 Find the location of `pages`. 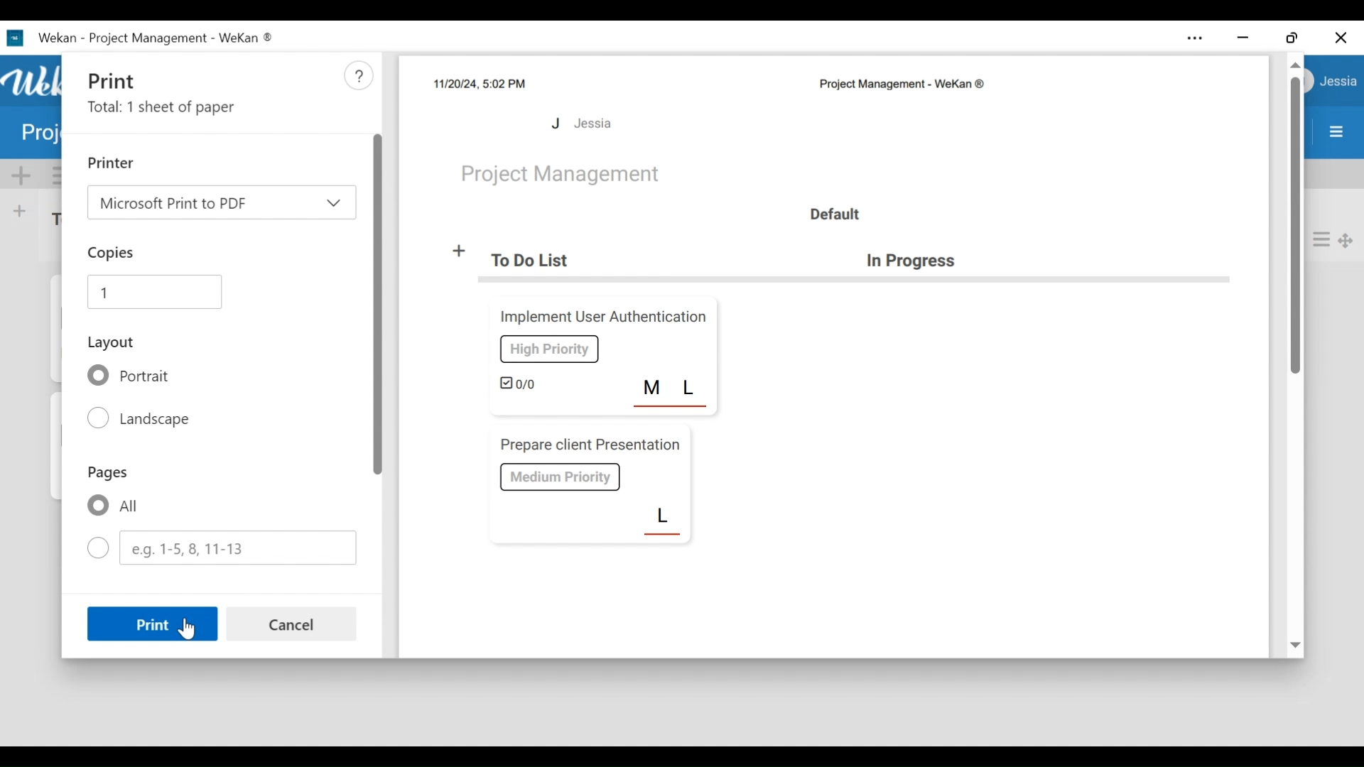

pages is located at coordinates (106, 474).